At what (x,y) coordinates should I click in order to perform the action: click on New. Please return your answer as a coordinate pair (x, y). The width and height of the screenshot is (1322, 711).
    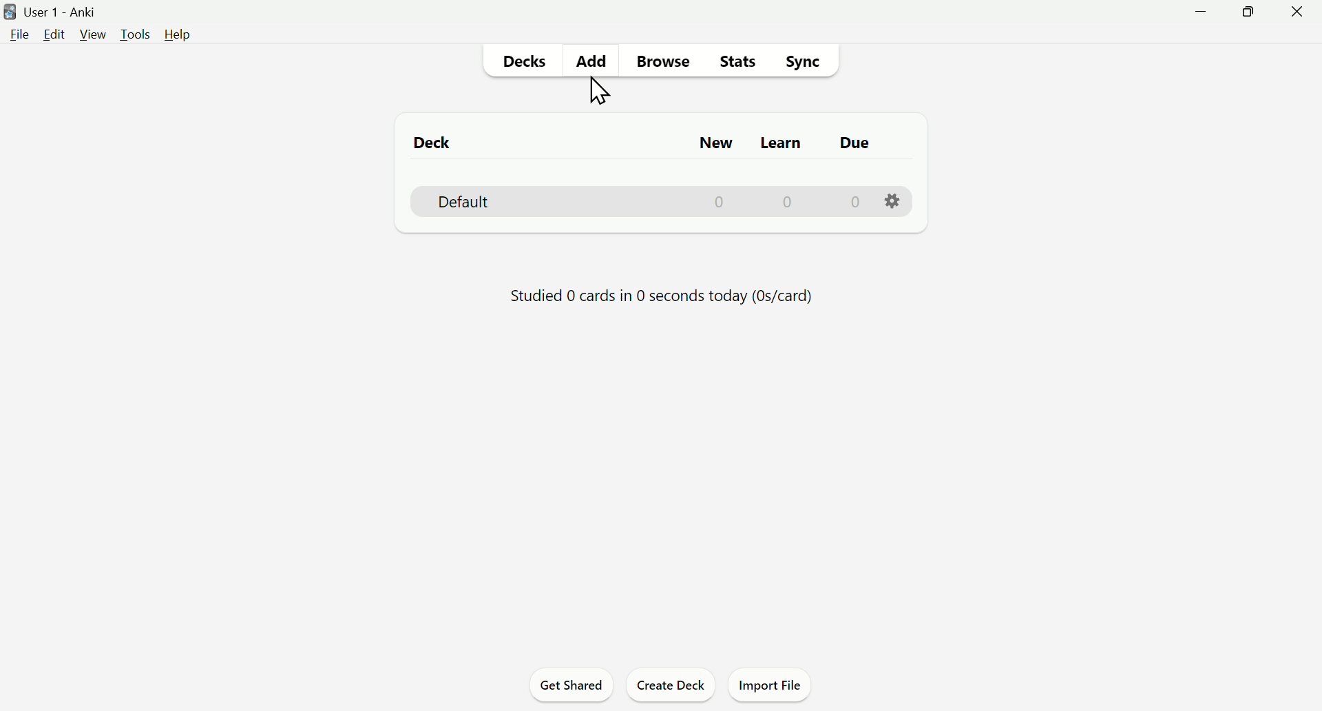
    Looking at the image, I should click on (718, 144).